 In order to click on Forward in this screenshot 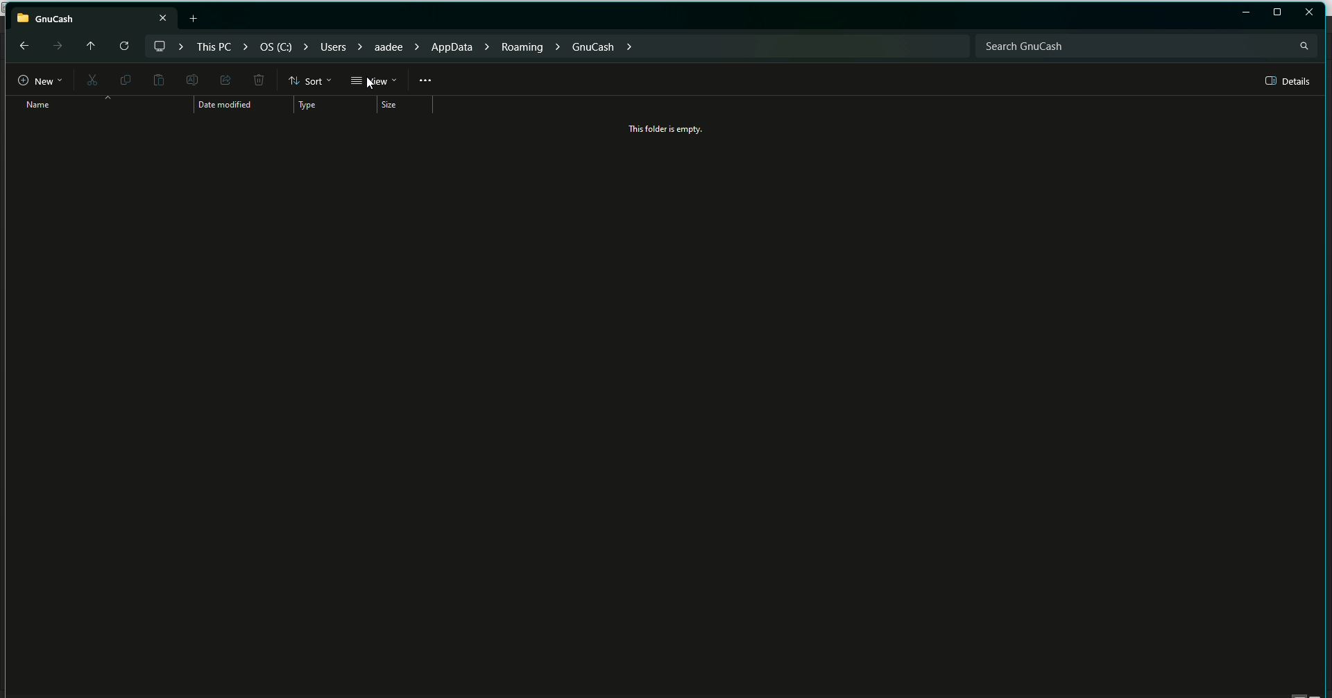, I will do `click(56, 46)`.